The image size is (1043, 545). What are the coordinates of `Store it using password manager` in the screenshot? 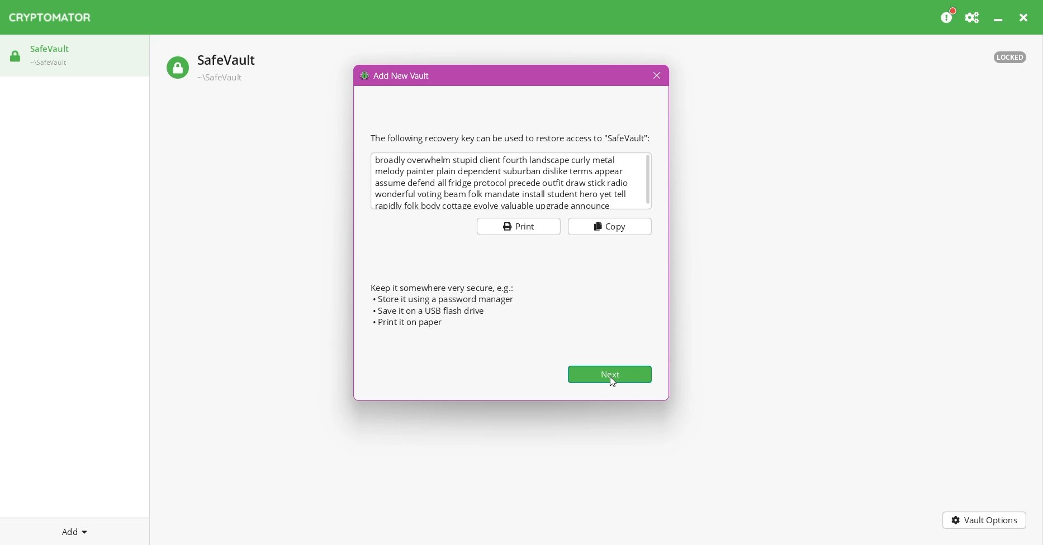 It's located at (443, 300).